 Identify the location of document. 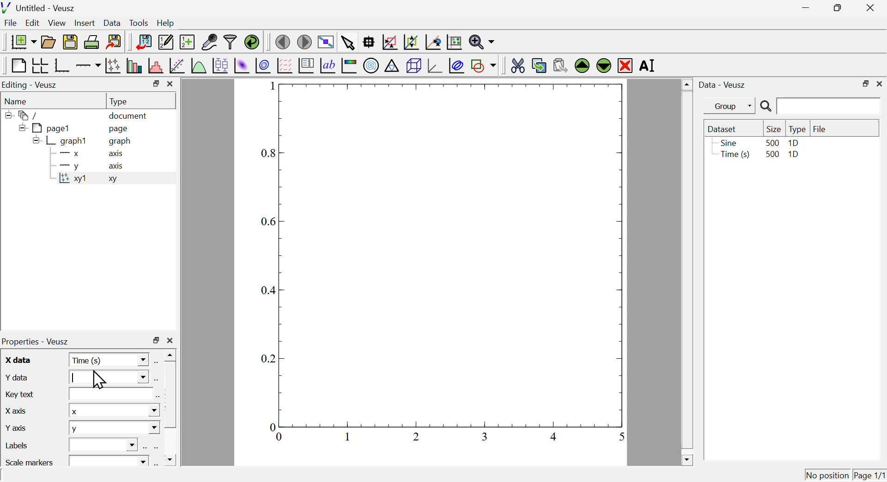
(129, 116).